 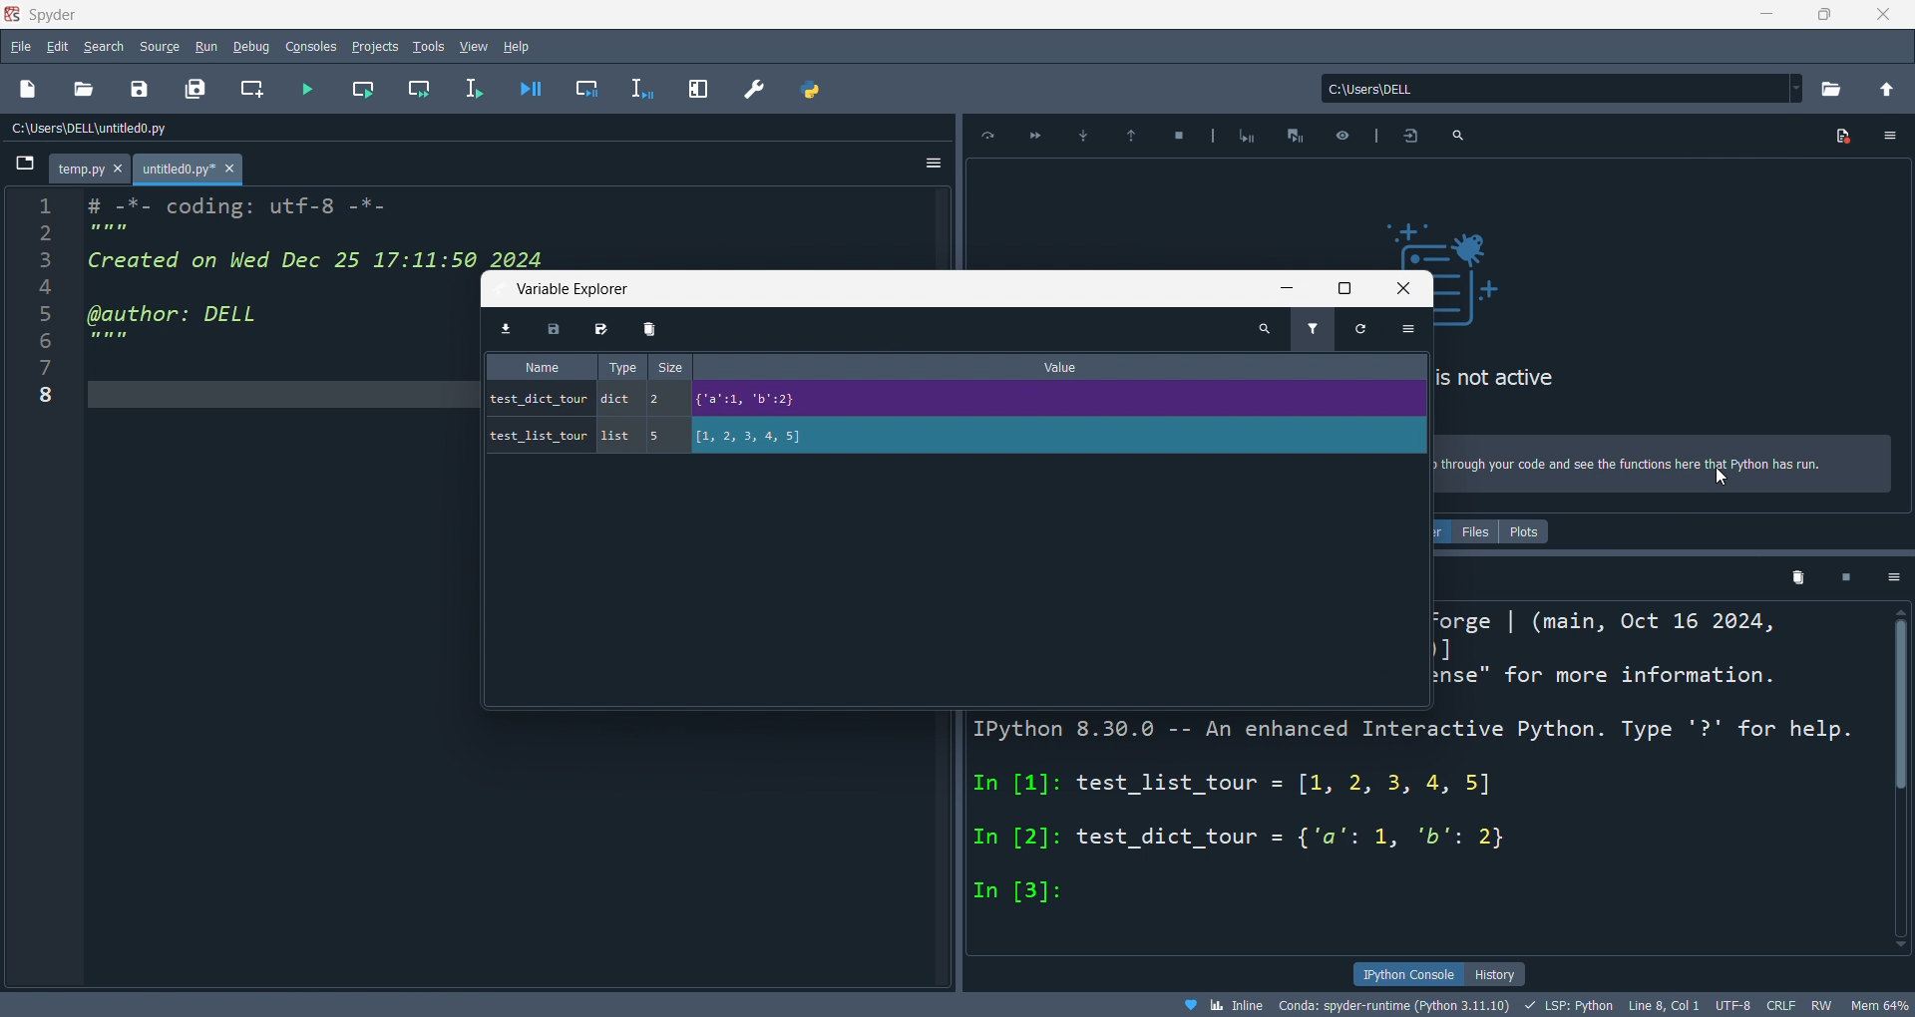 I want to click on icon, so click(x=1405, y=137).